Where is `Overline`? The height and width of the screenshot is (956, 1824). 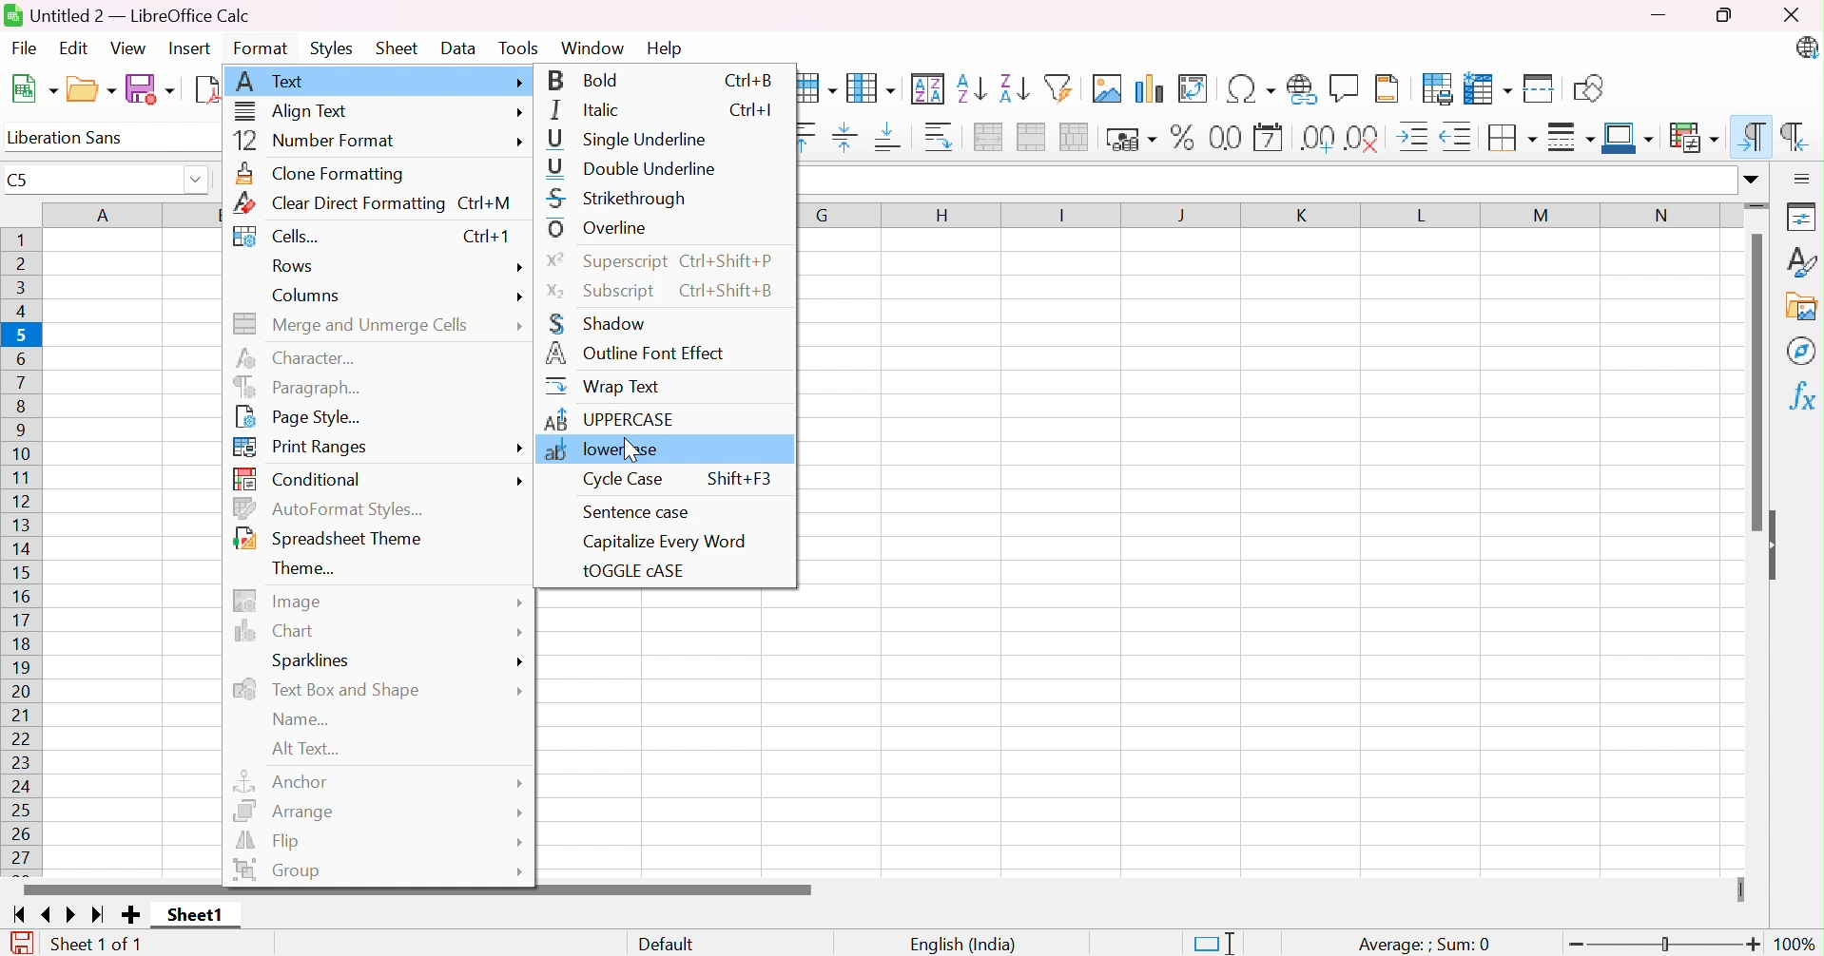
Overline is located at coordinates (600, 228).